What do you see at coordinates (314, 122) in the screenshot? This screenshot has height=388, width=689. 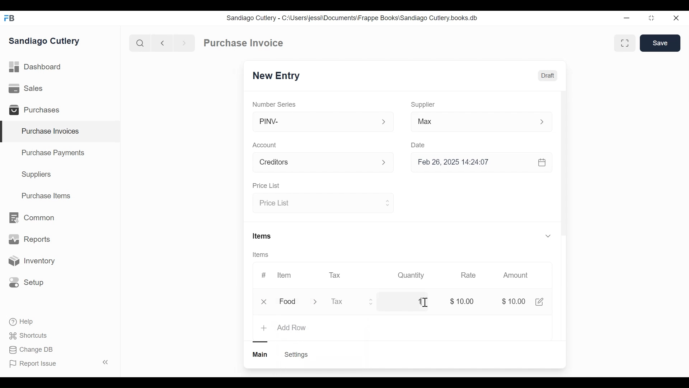 I see `PINV-` at bounding box center [314, 122].